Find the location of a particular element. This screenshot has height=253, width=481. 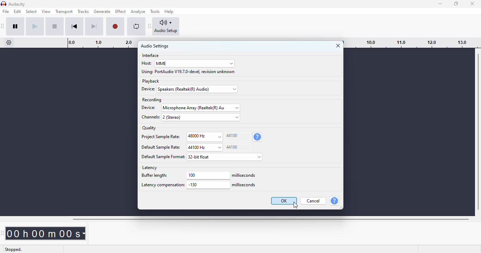

tools is located at coordinates (155, 12).